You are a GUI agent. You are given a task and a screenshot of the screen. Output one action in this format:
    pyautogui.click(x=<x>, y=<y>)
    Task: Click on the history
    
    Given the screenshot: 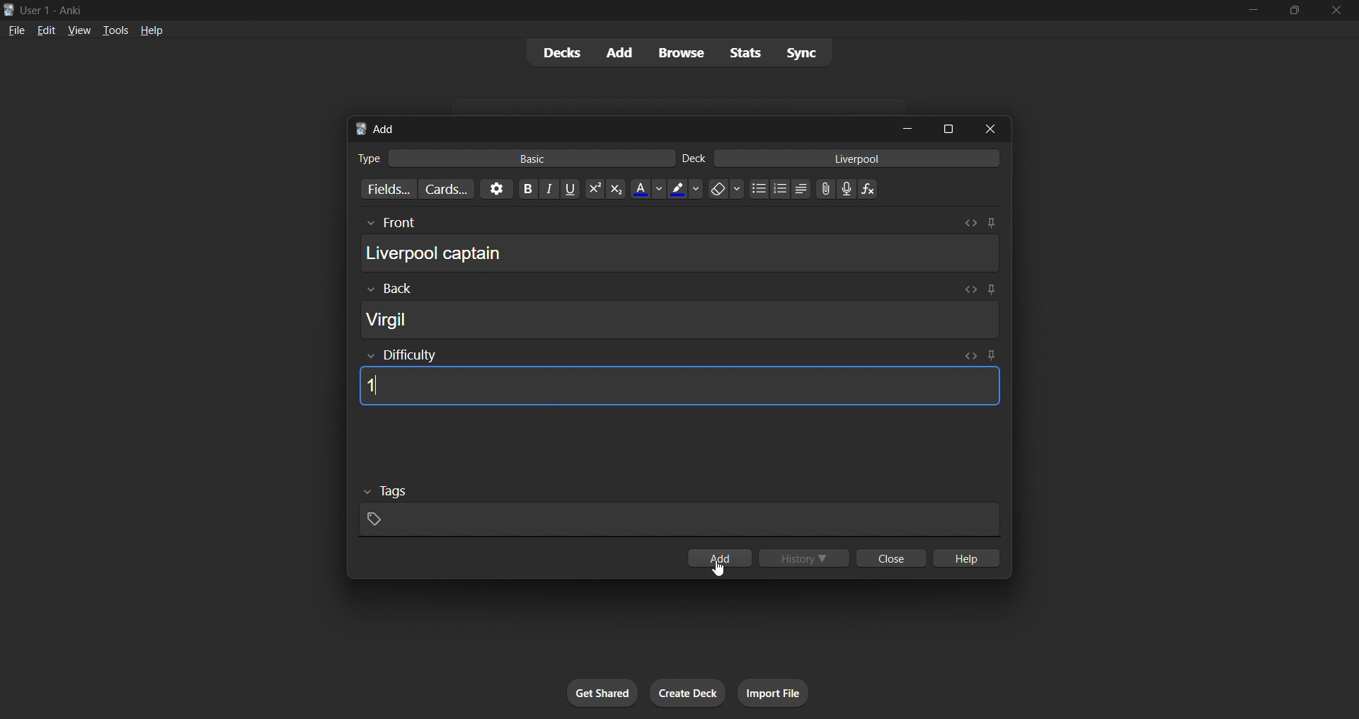 What is the action you would take?
    pyautogui.click(x=804, y=558)
    